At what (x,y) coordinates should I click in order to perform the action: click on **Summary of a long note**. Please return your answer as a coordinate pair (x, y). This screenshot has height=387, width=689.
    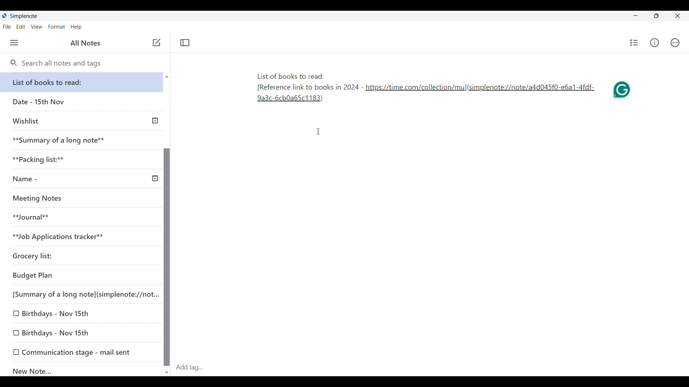
    Looking at the image, I should click on (81, 140).